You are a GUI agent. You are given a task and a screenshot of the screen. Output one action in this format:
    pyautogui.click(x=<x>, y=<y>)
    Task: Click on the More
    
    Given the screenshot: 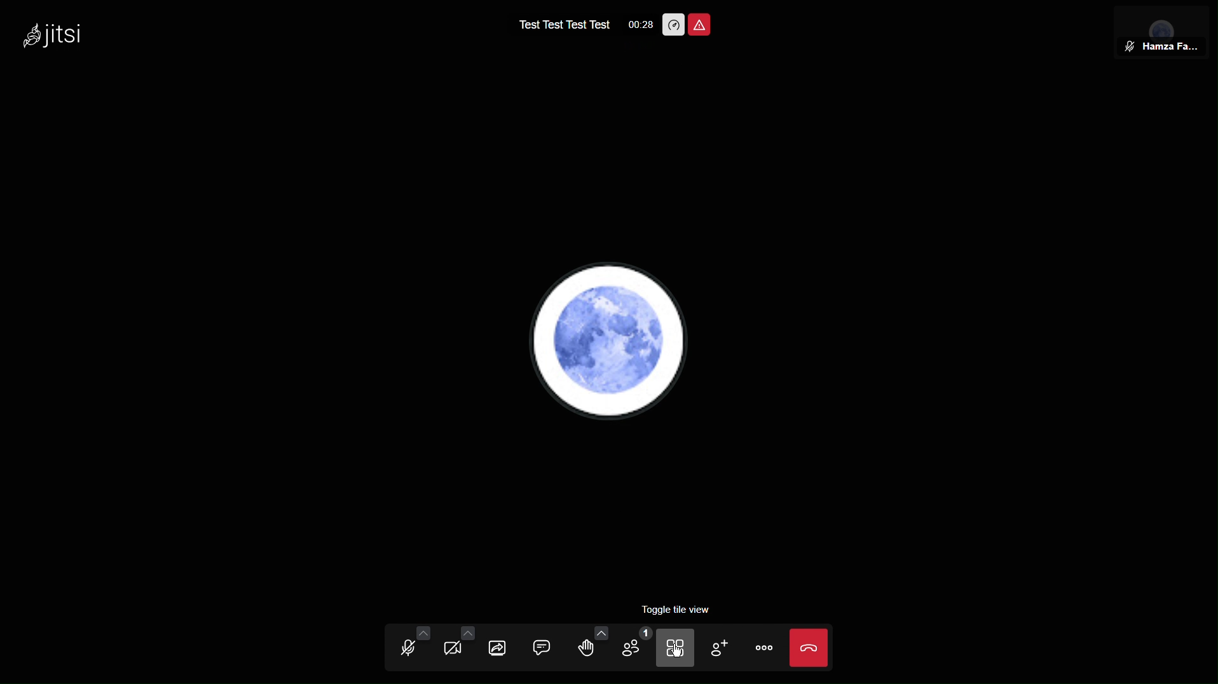 What is the action you would take?
    pyautogui.click(x=768, y=651)
    